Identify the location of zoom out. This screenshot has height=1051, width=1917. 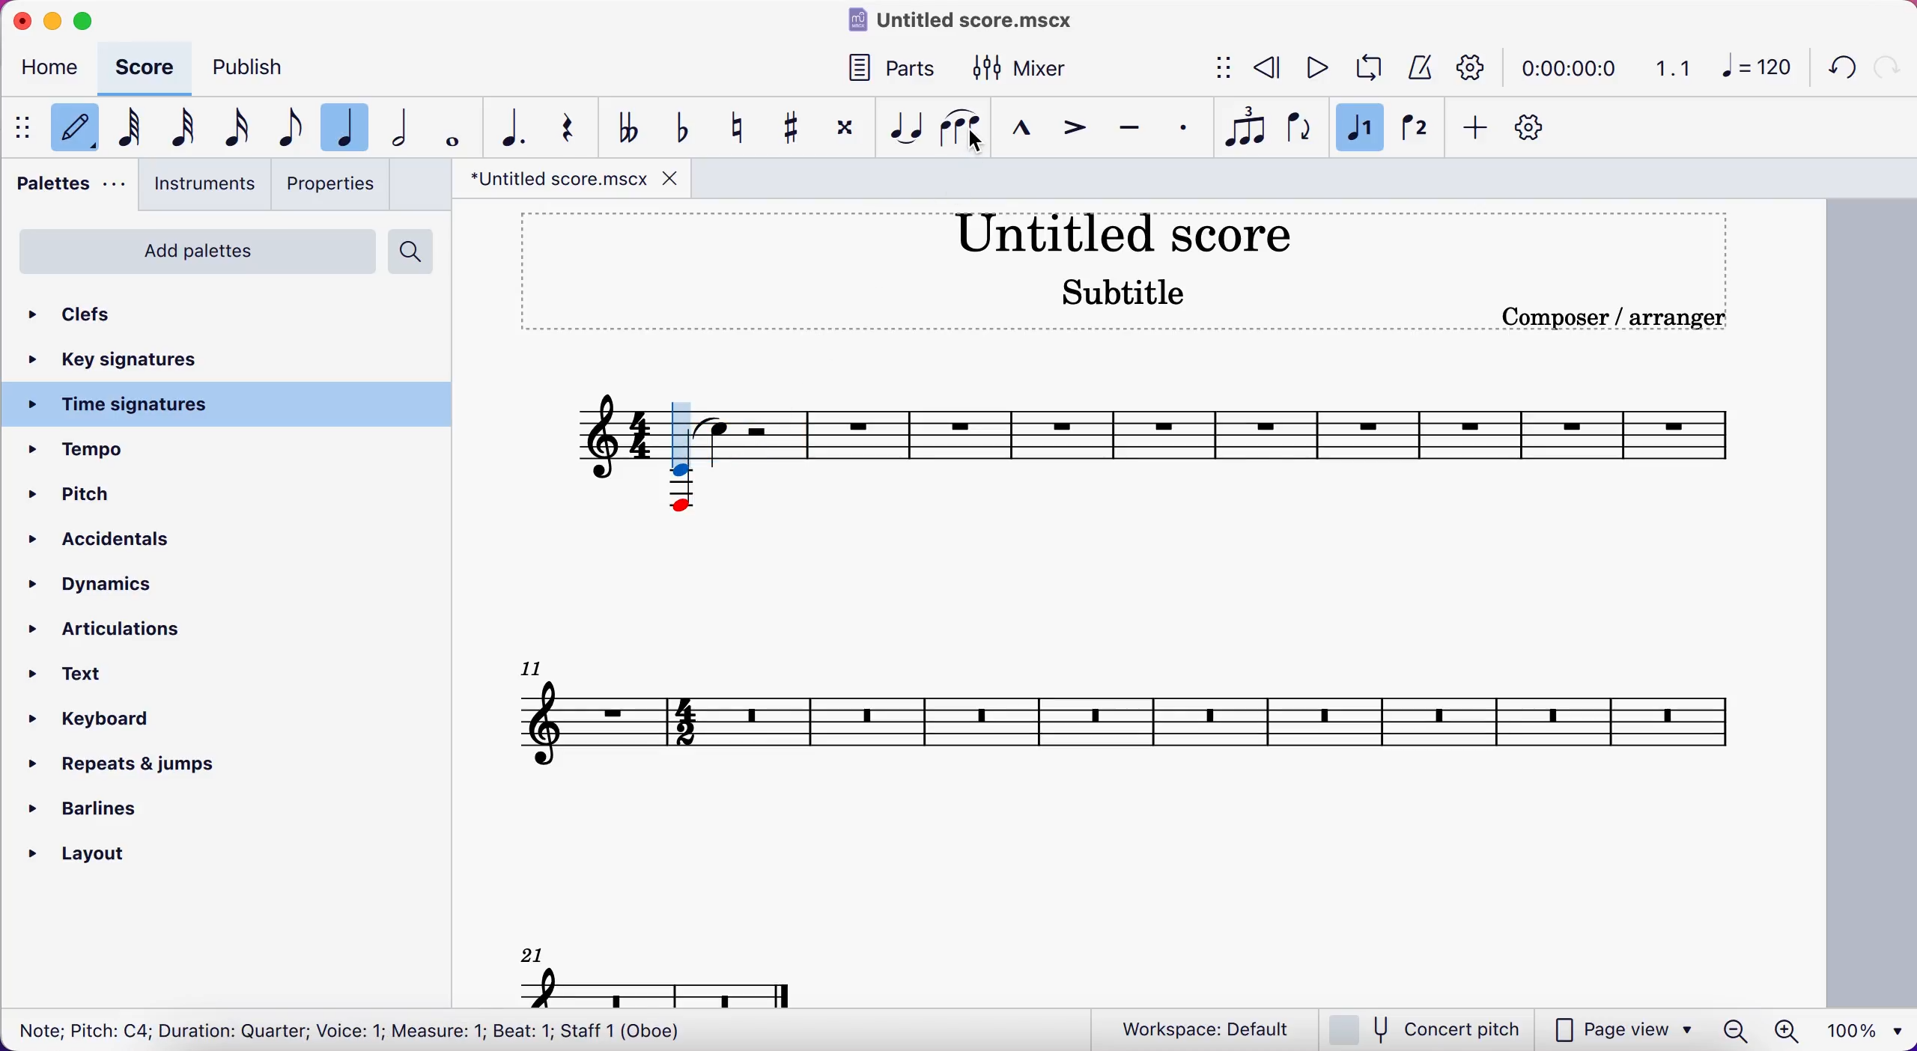
(1736, 1031).